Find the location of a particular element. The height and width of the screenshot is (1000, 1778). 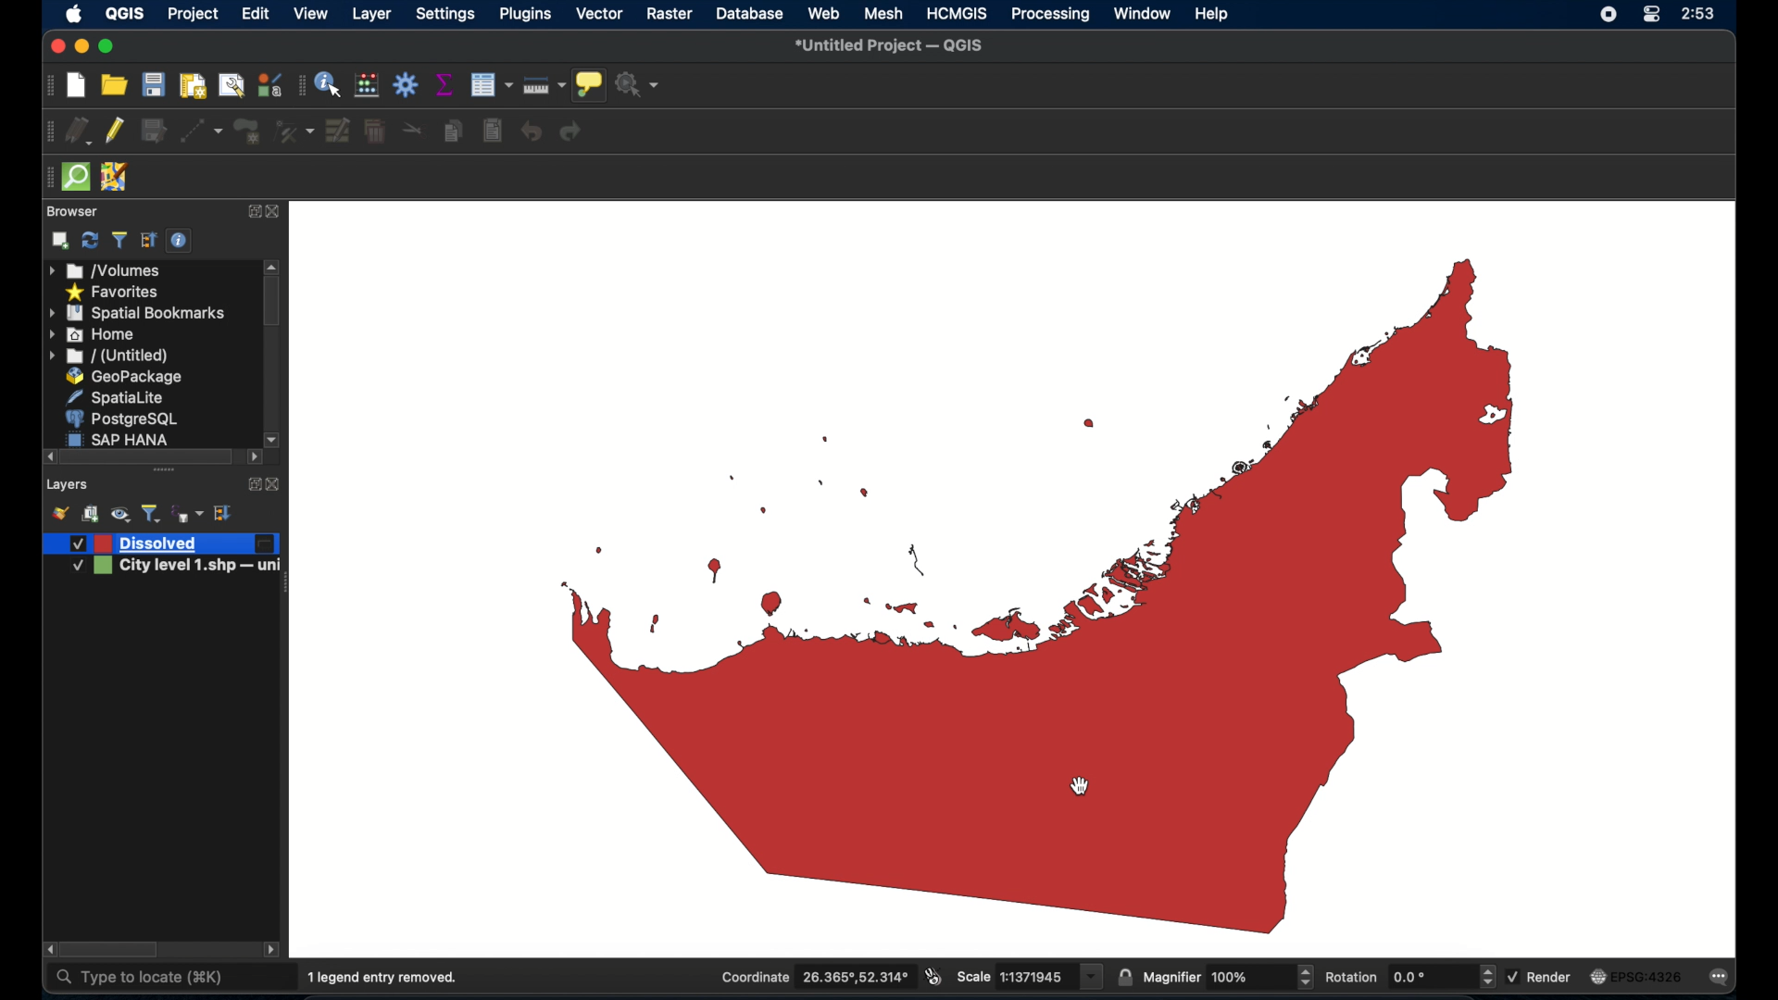

database is located at coordinates (751, 13).